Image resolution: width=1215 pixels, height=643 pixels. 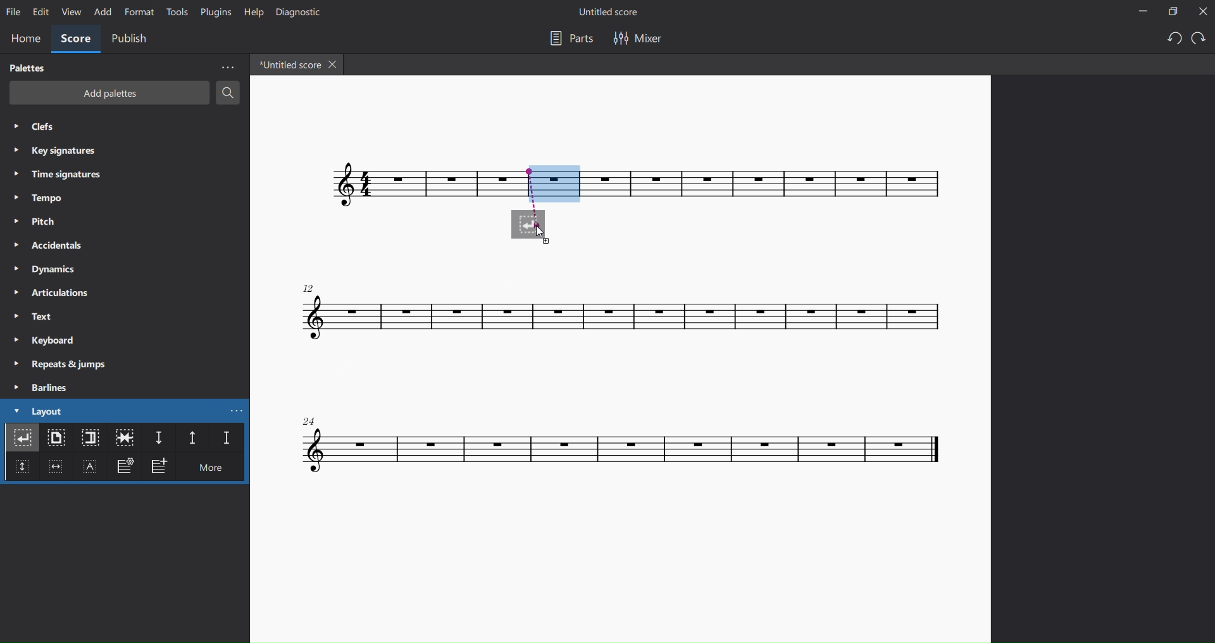 I want to click on insert horizontal frame, so click(x=55, y=470).